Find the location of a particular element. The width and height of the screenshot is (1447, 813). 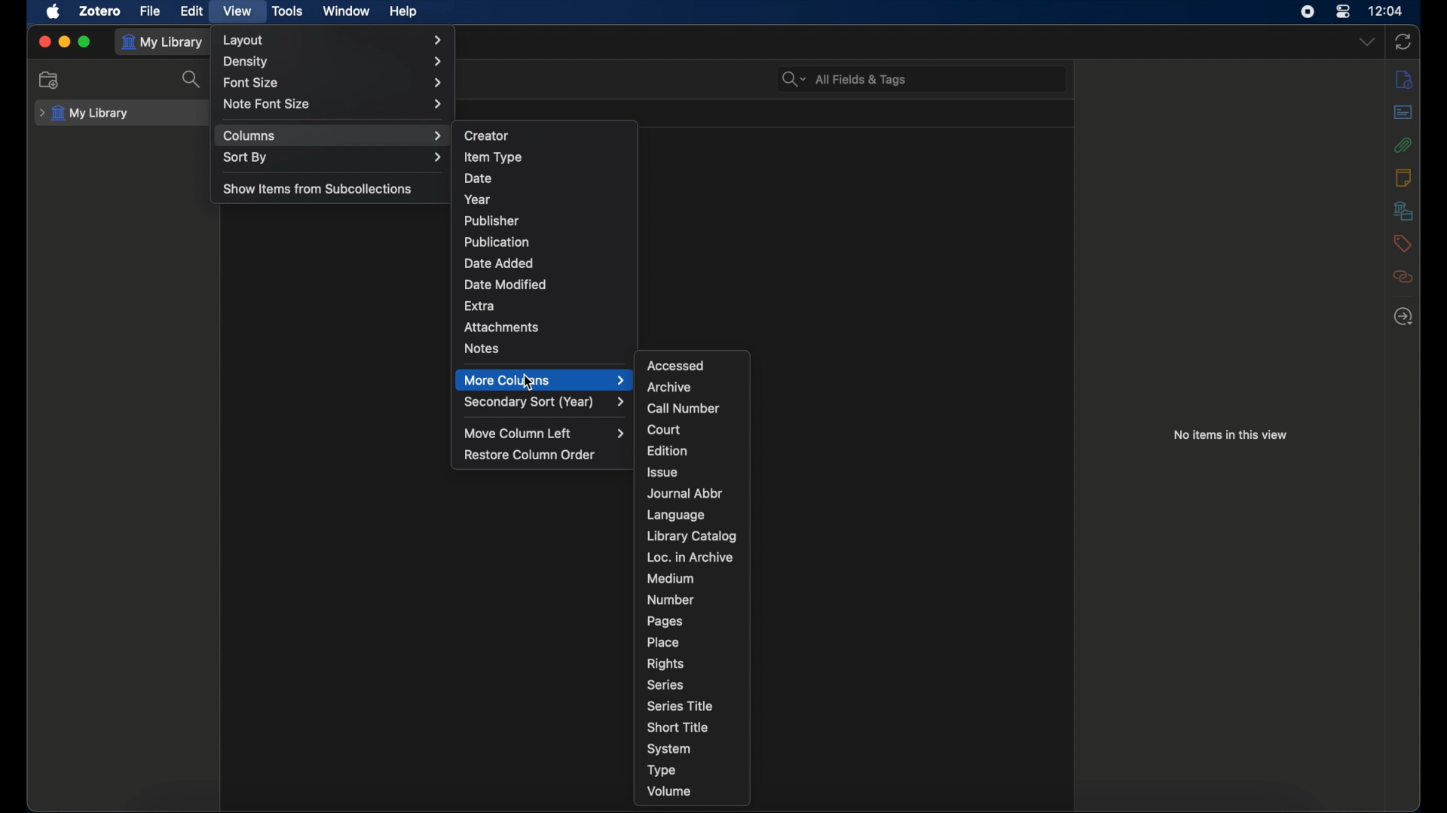

move column left is located at coordinates (543, 433).